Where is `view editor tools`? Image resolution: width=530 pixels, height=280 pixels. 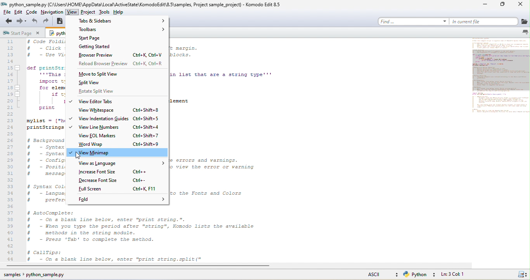
view editor tools is located at coordinates (97, 101).